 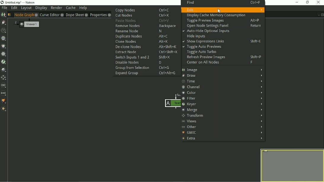 I want to click on Node Graph, so click(x=24, y=15).